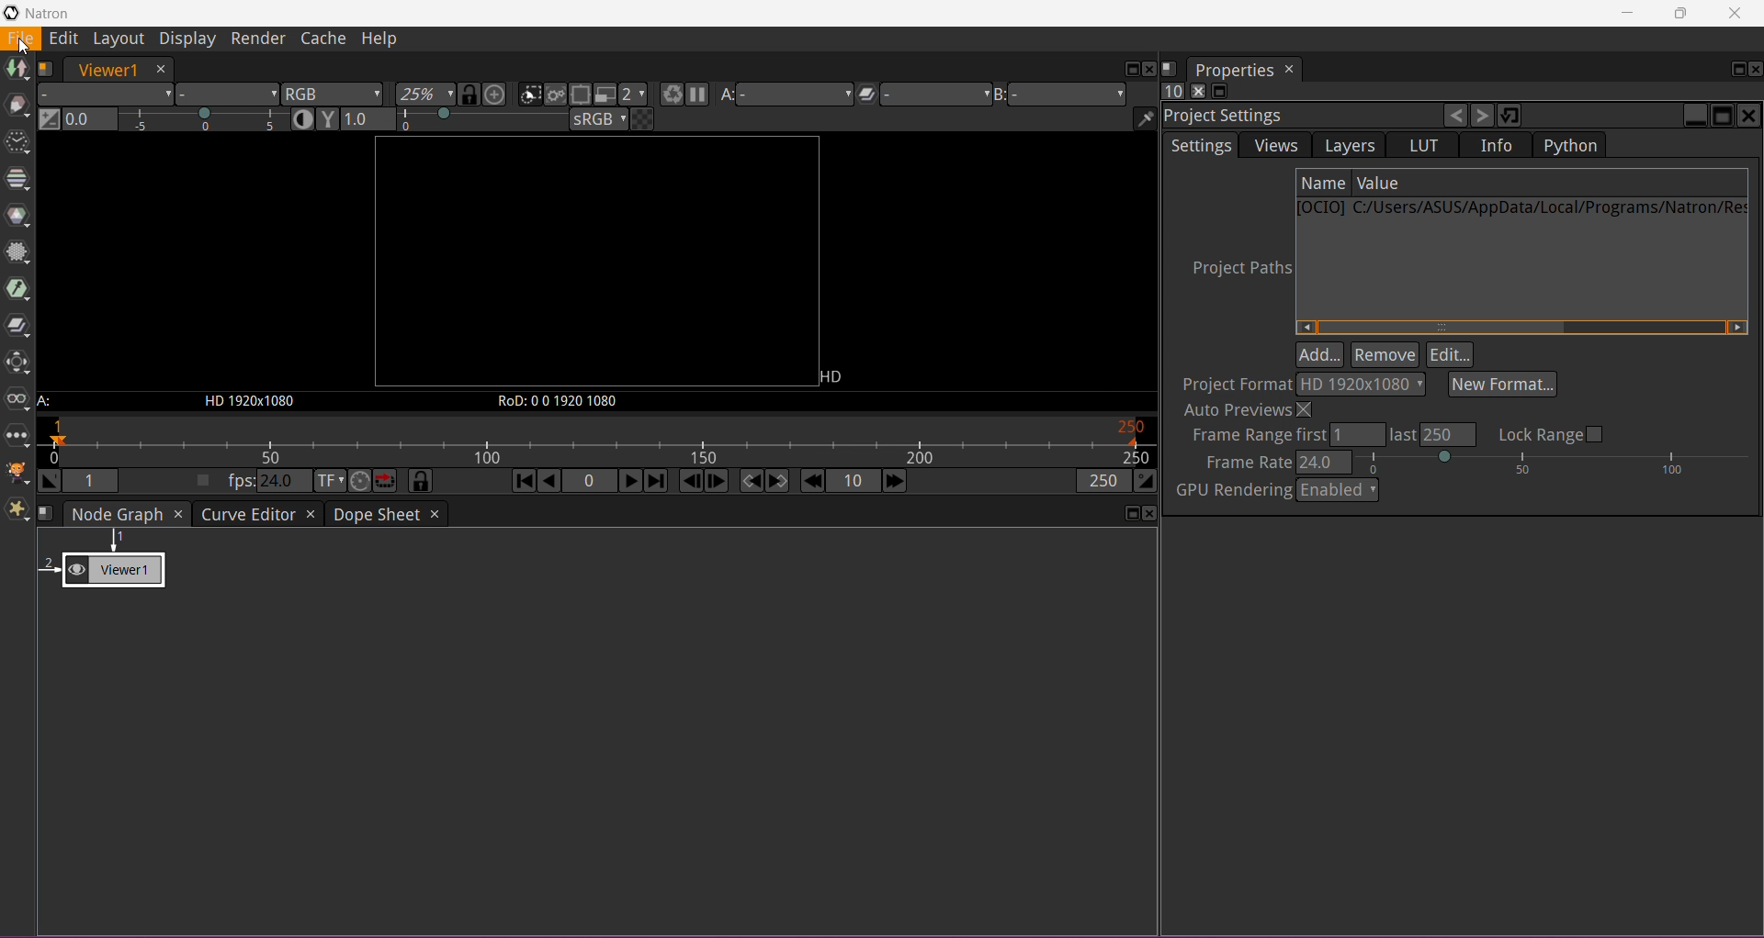  What do you see at coordinates (1152, 514) in the screenshot?
I see `Close pane` at bounding box center [1152, 514].